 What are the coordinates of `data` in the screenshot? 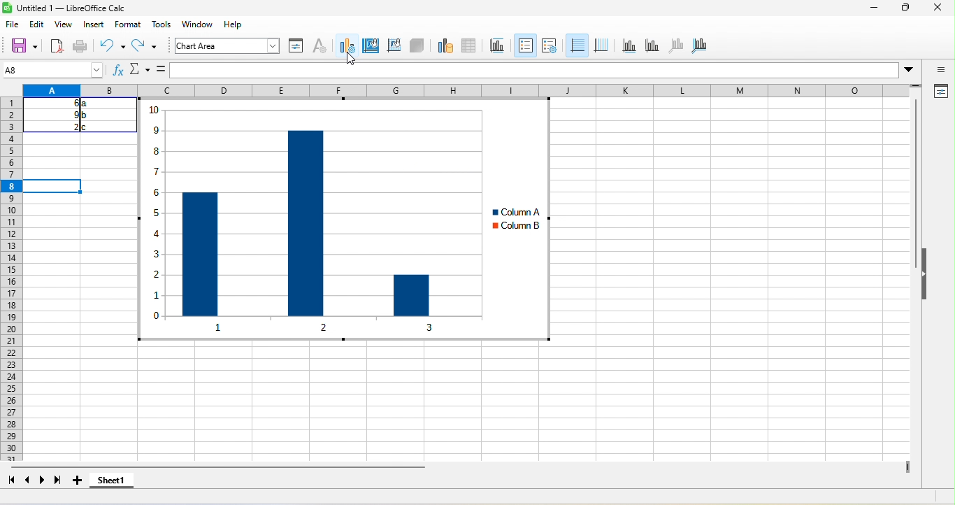 It's located at (226, 24).